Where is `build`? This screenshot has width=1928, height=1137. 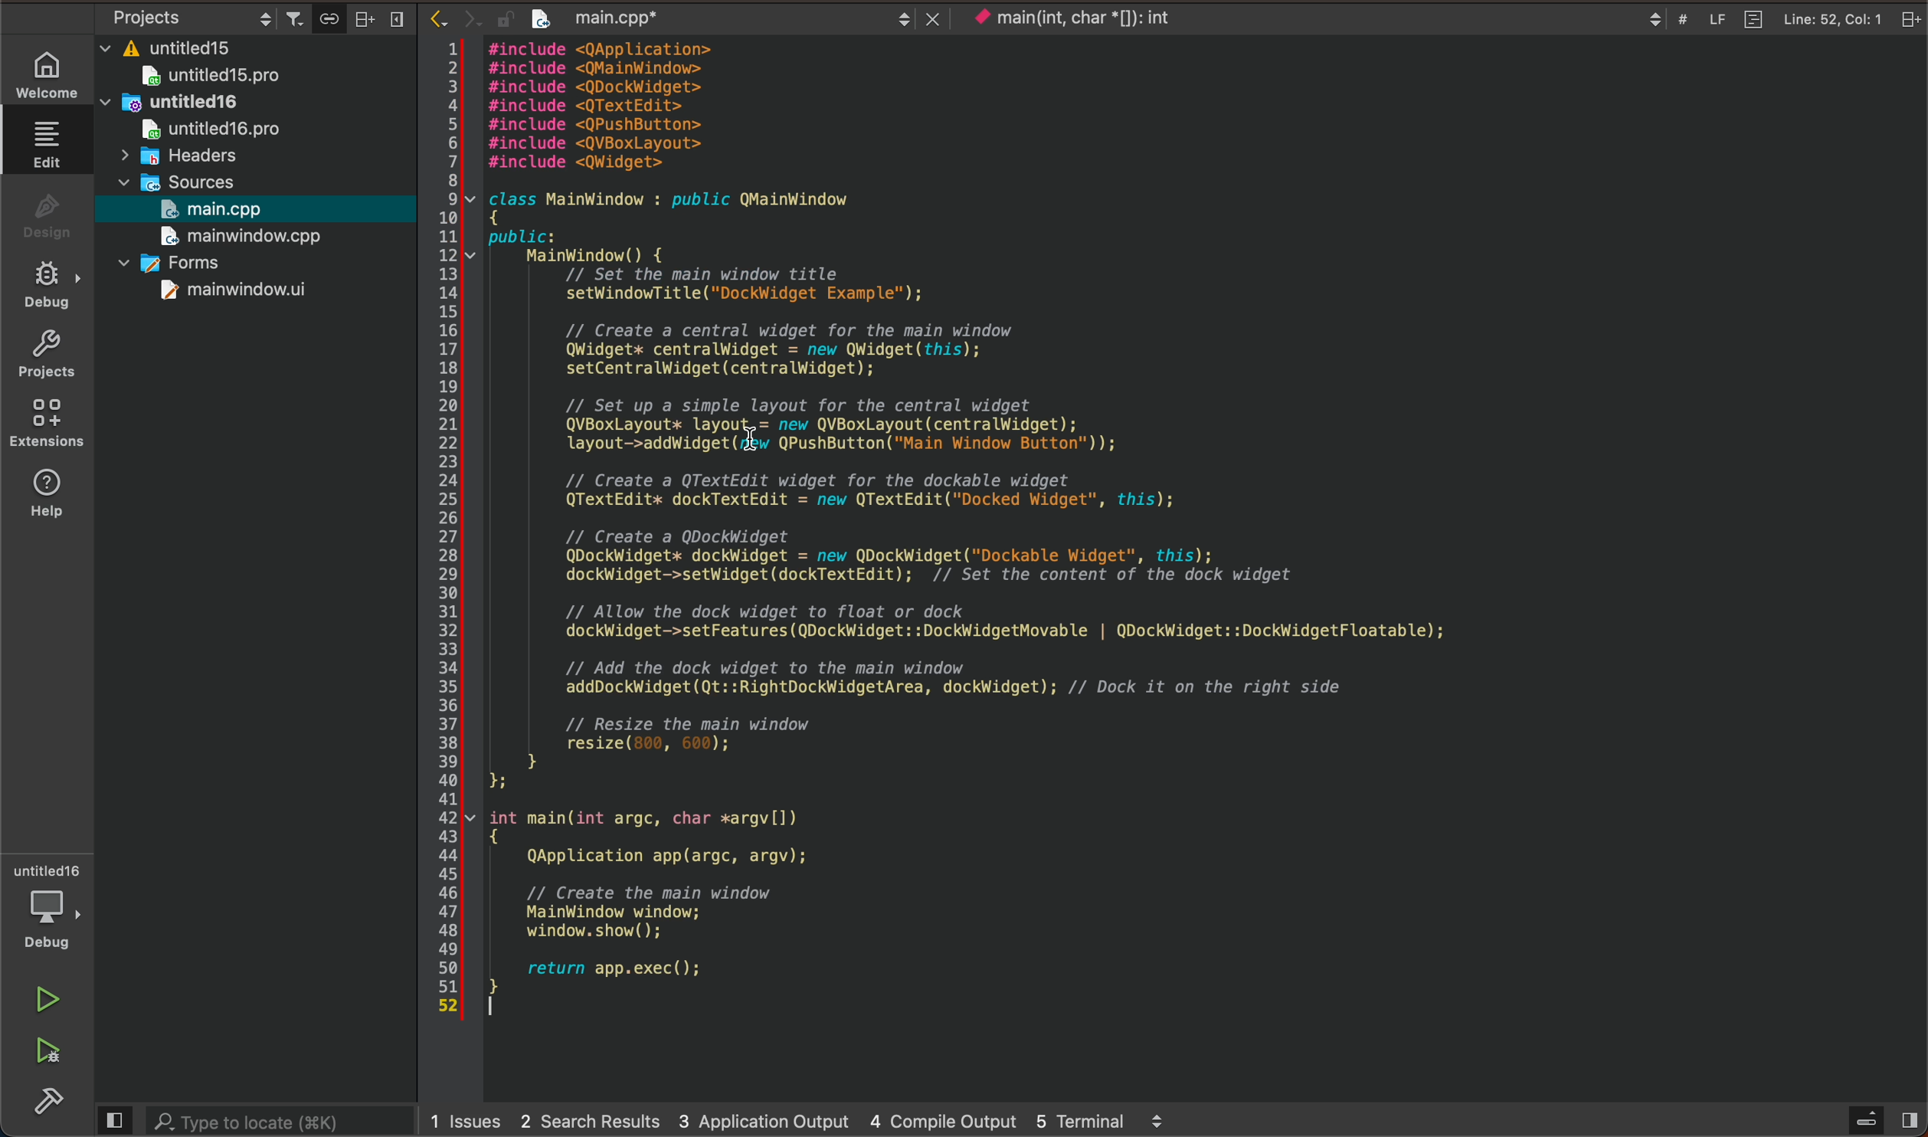 build is located at coordinates (56, 1102).